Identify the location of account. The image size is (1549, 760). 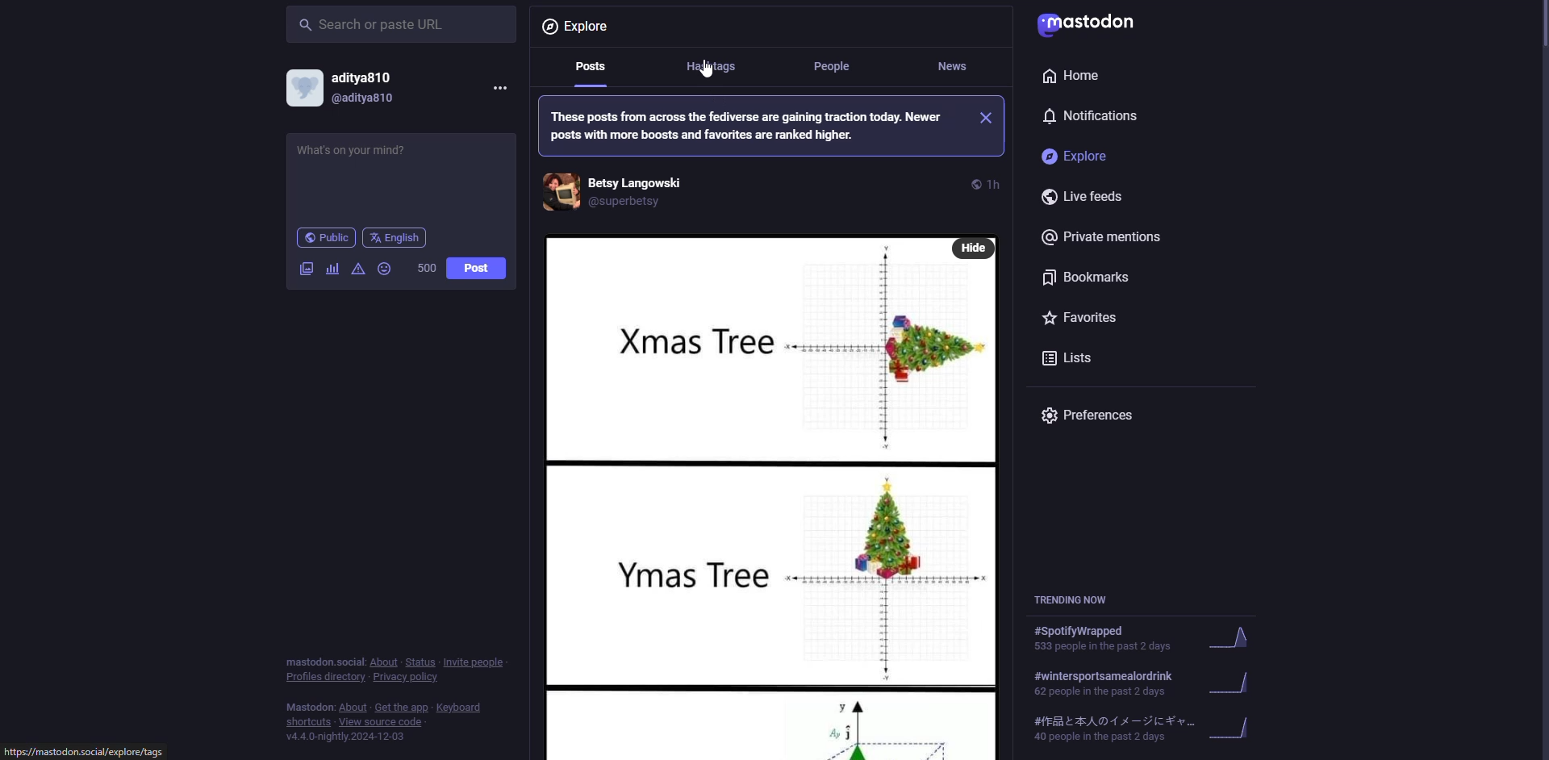
(621, 190).